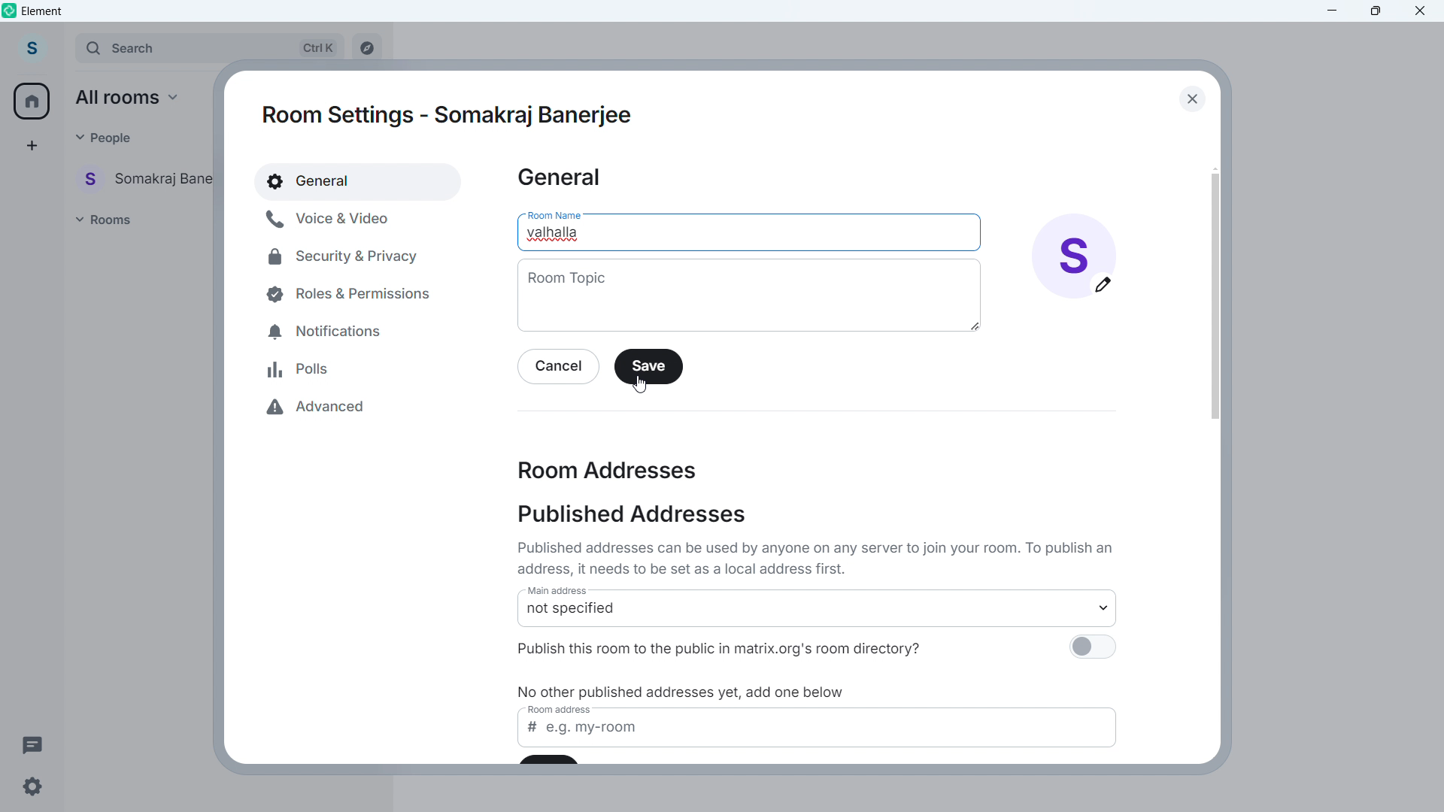 This screenshot has width=1444, height=812. I want to click on Published addresses , so click(631, 514).